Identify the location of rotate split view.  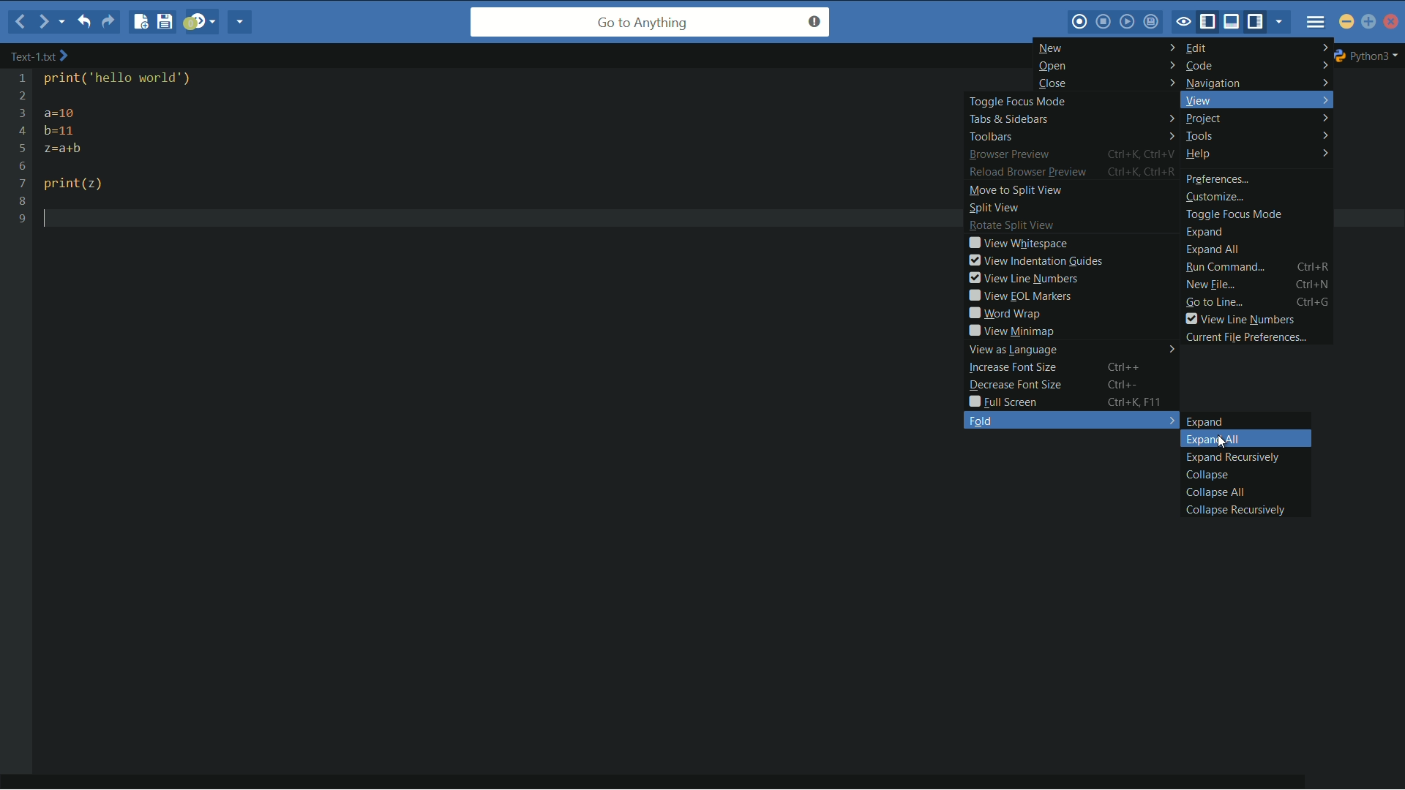
(1012, 227).